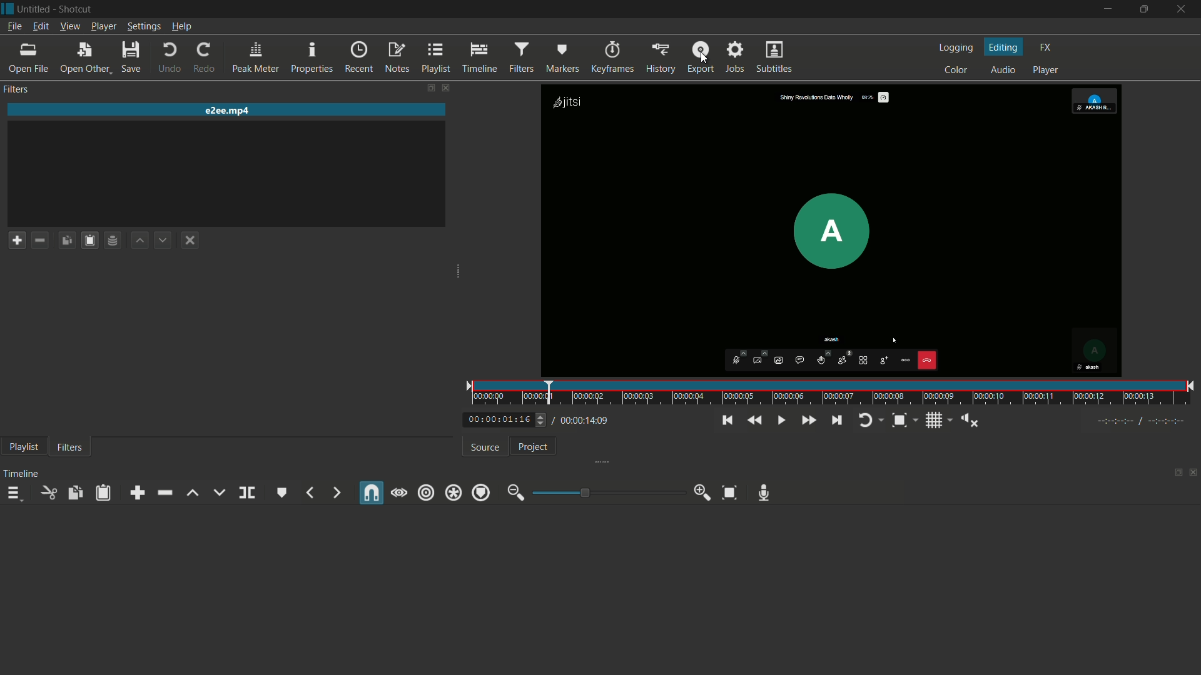 Image resolution: width=1201 pixels, height=675 pixels. What do you see at coordinates (934, 421) in the screenshot?
I see `toggle grid` at bounding box center [934, 421].